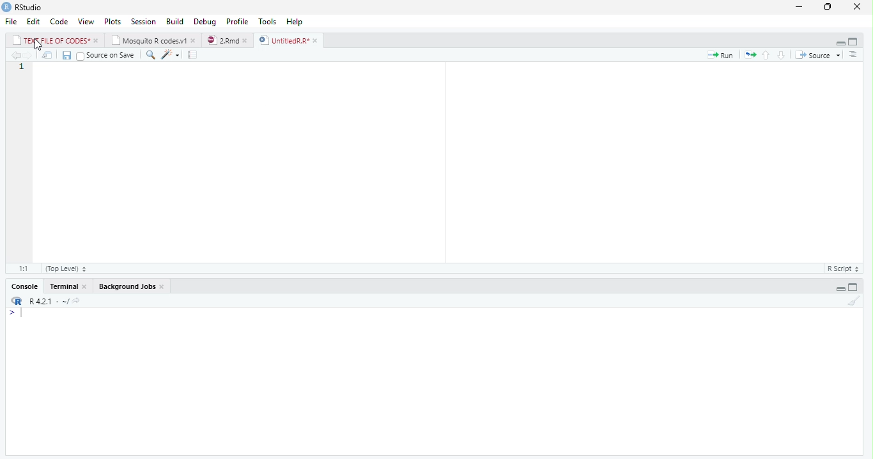  I want to click on Full Height, so click(855, 286).